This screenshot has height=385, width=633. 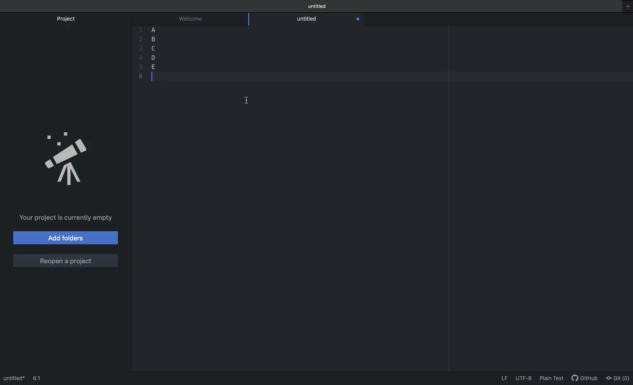 What do you see at coordinates (153, 77) in the screenshot?
I see `typing cursor` at bounding box center [153, 77].